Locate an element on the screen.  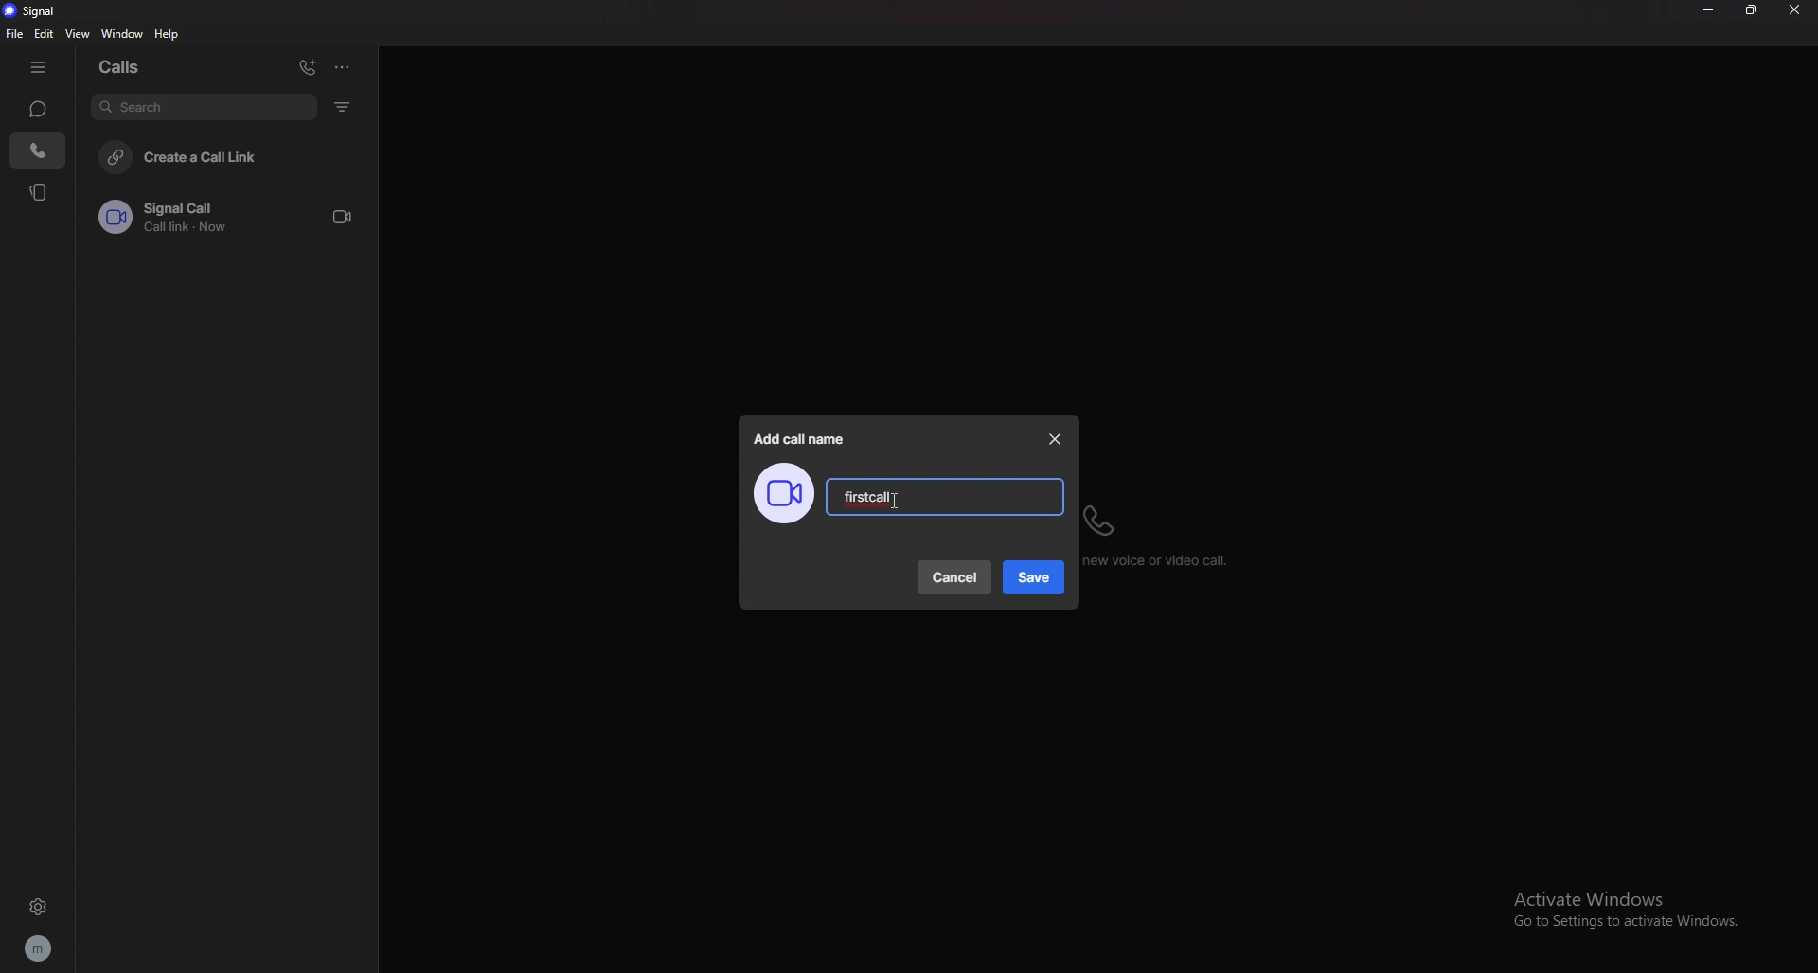
edit is located at coordinates (45, 34).